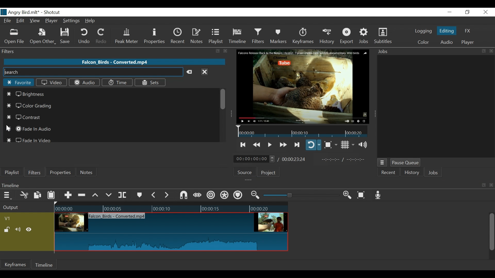  Describe the element at coordinates (81, 160) in the screenshot. I see `View as details` at that location.